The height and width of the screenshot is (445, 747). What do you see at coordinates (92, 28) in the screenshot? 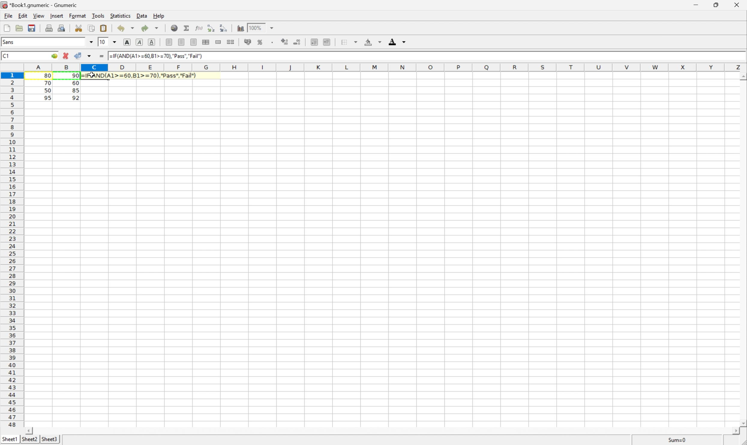
I see `Copy the selection` at bounding box center [92, 28].